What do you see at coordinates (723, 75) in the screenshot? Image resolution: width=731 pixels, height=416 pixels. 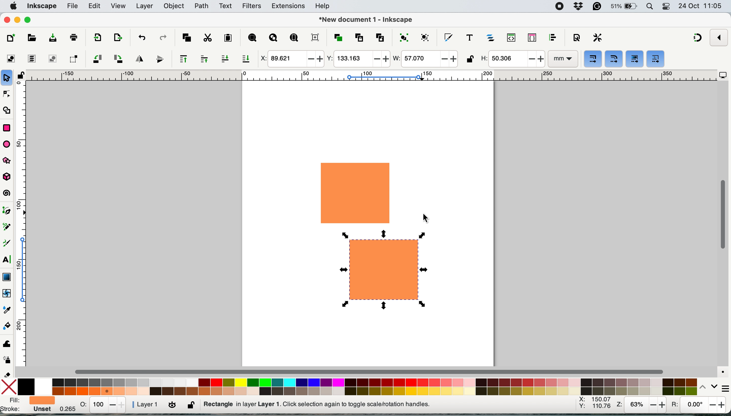 I see `display options` at bounding box center [723, 75].